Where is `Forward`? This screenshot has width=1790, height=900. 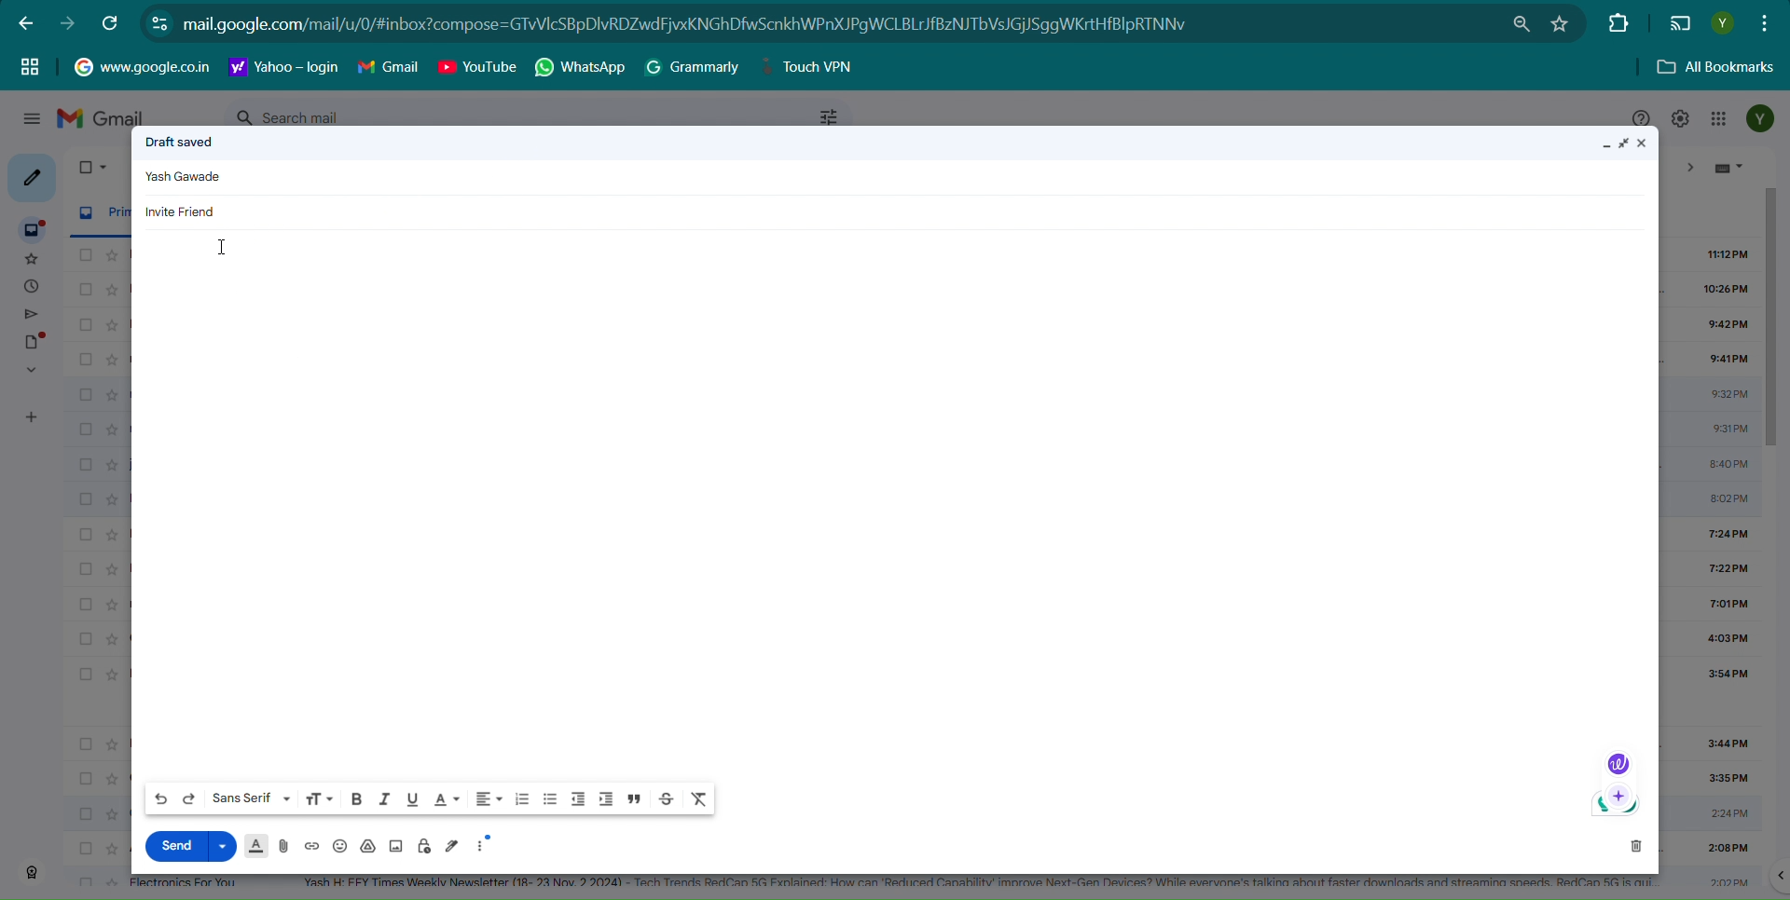 Forward is located at coordinates (67, 23).